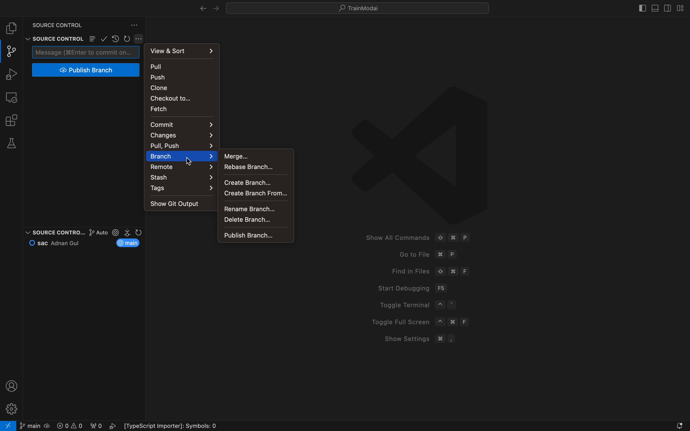 This screenshot has height=431, width=690. I want to click on toggle primary bar, so click(656, 7).